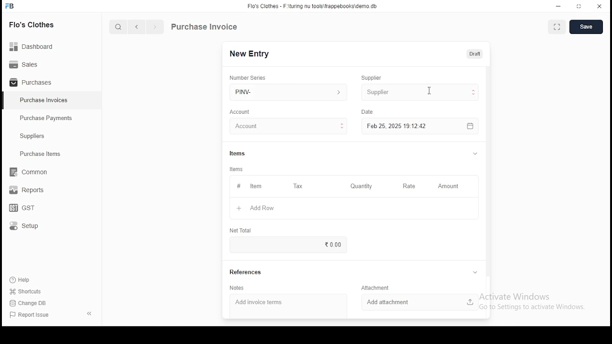 This screenshot has width=612, height=344. What do you see at coordinates (448, 186) in the screenshot?
I see `amount` at bounding box center [448, 186].